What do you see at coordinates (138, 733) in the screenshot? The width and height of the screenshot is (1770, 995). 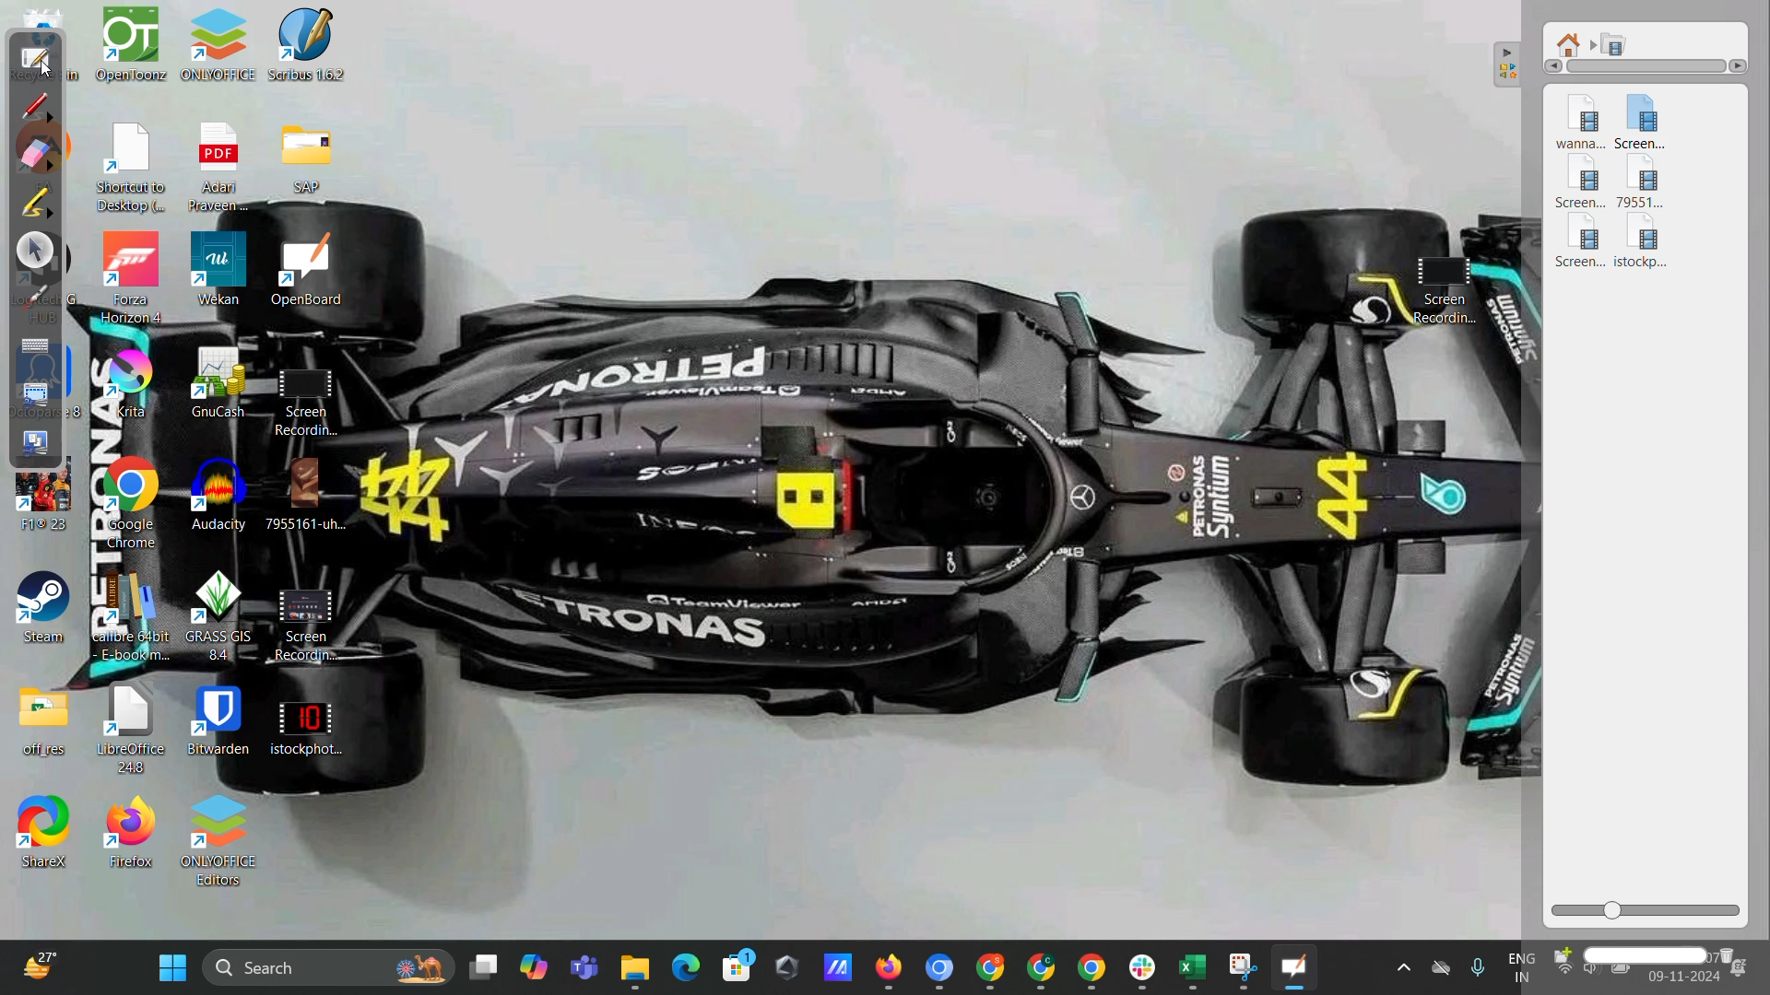 I see `LibreOffice 44.8` at bounding box center [138, 733].